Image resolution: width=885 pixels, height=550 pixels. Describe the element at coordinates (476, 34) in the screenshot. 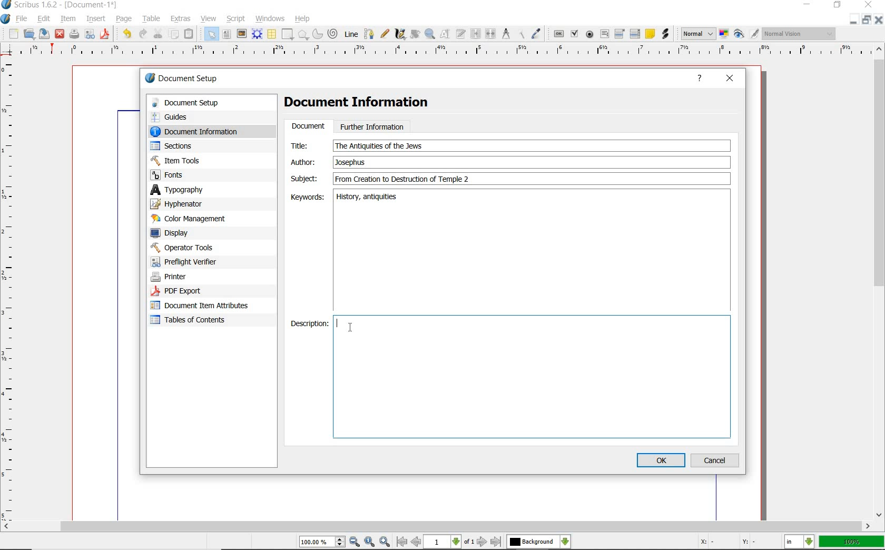

I see `link text frames` at that location.